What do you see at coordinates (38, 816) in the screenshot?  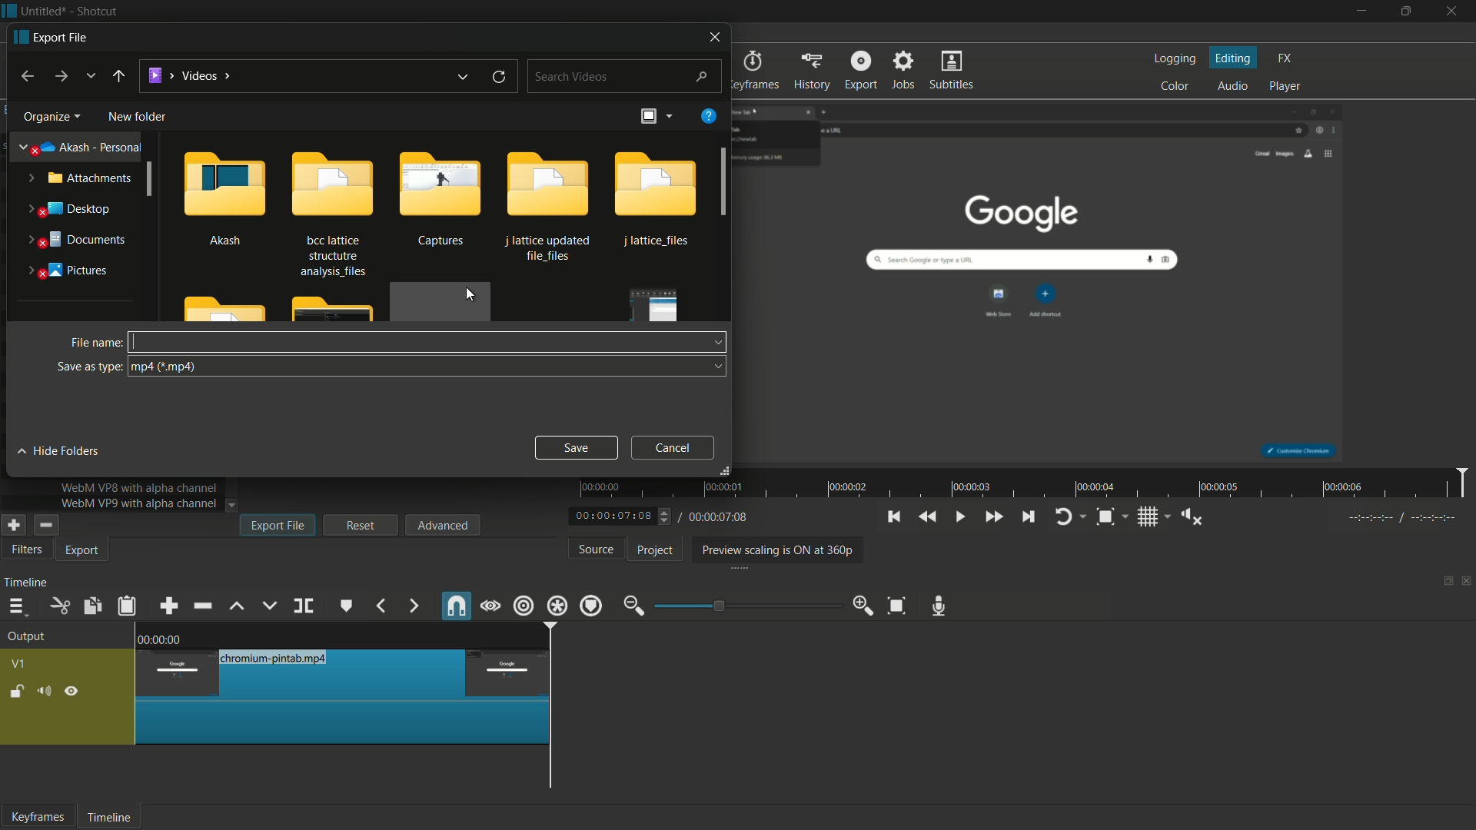 I see `keyframes` at bounding box center [38, 816].